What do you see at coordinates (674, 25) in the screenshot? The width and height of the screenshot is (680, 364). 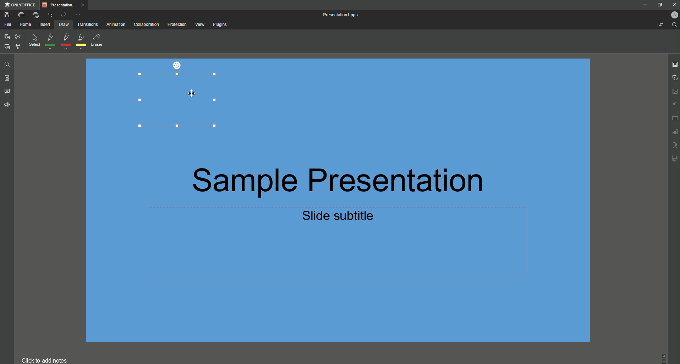 I see `Find` at bounding box center [674, 25].